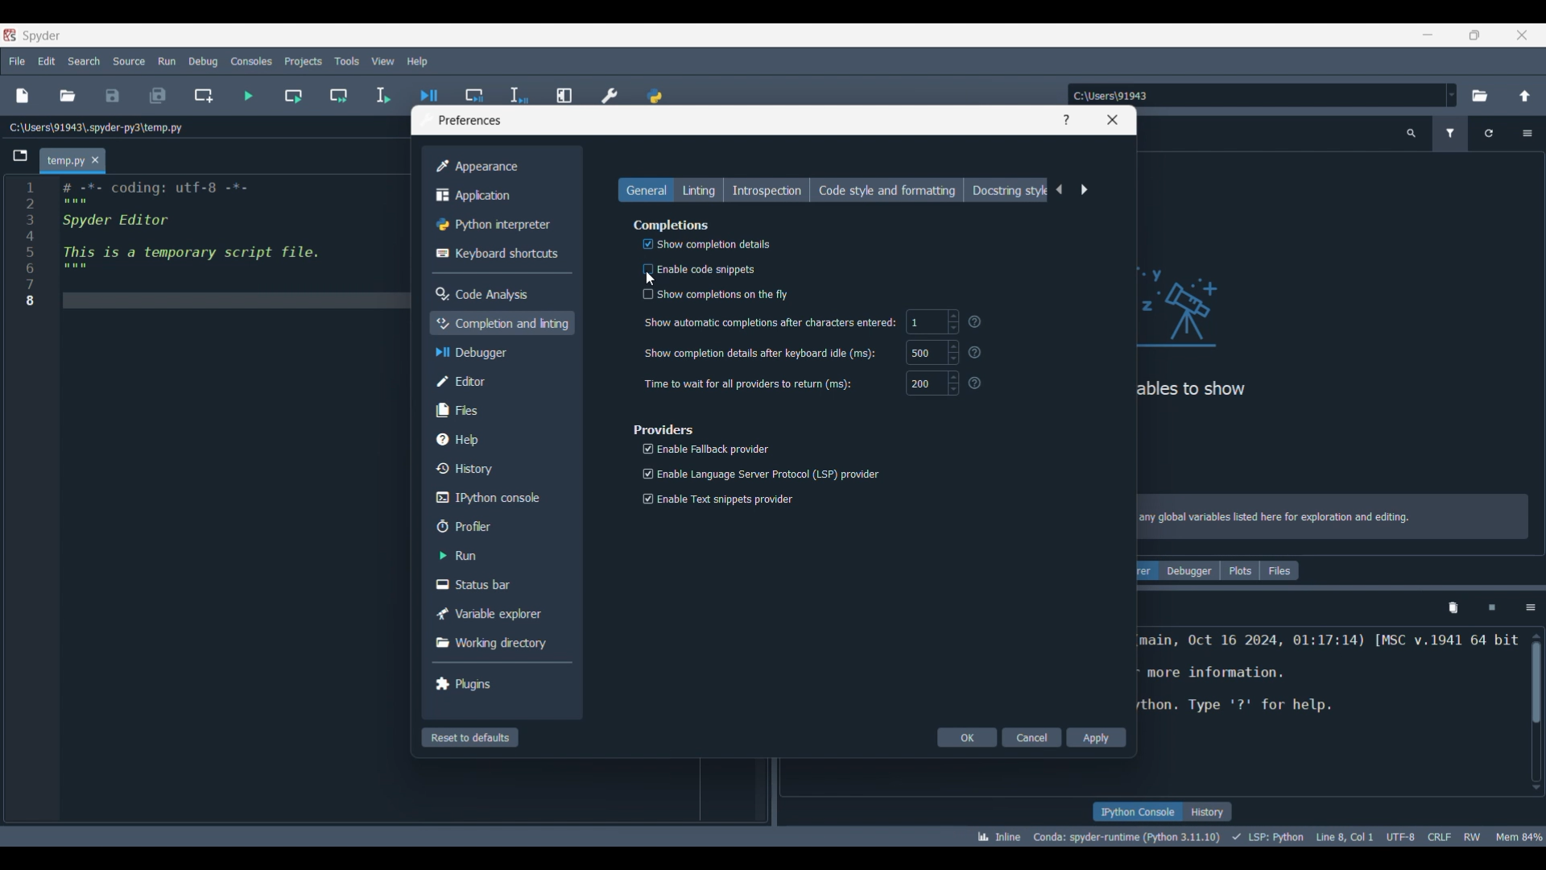 The image size is (1546, 870). I want to click on Close tab, so click(95, 159).